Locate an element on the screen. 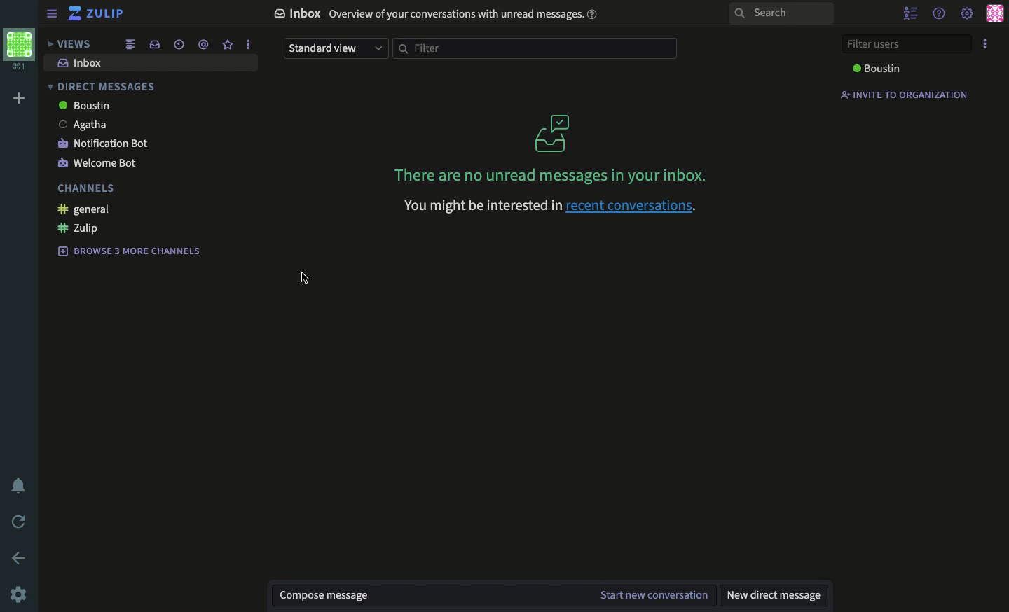 The height and width of the screenshot is (612, 1009). refresh is located at coordinates (22, 522).